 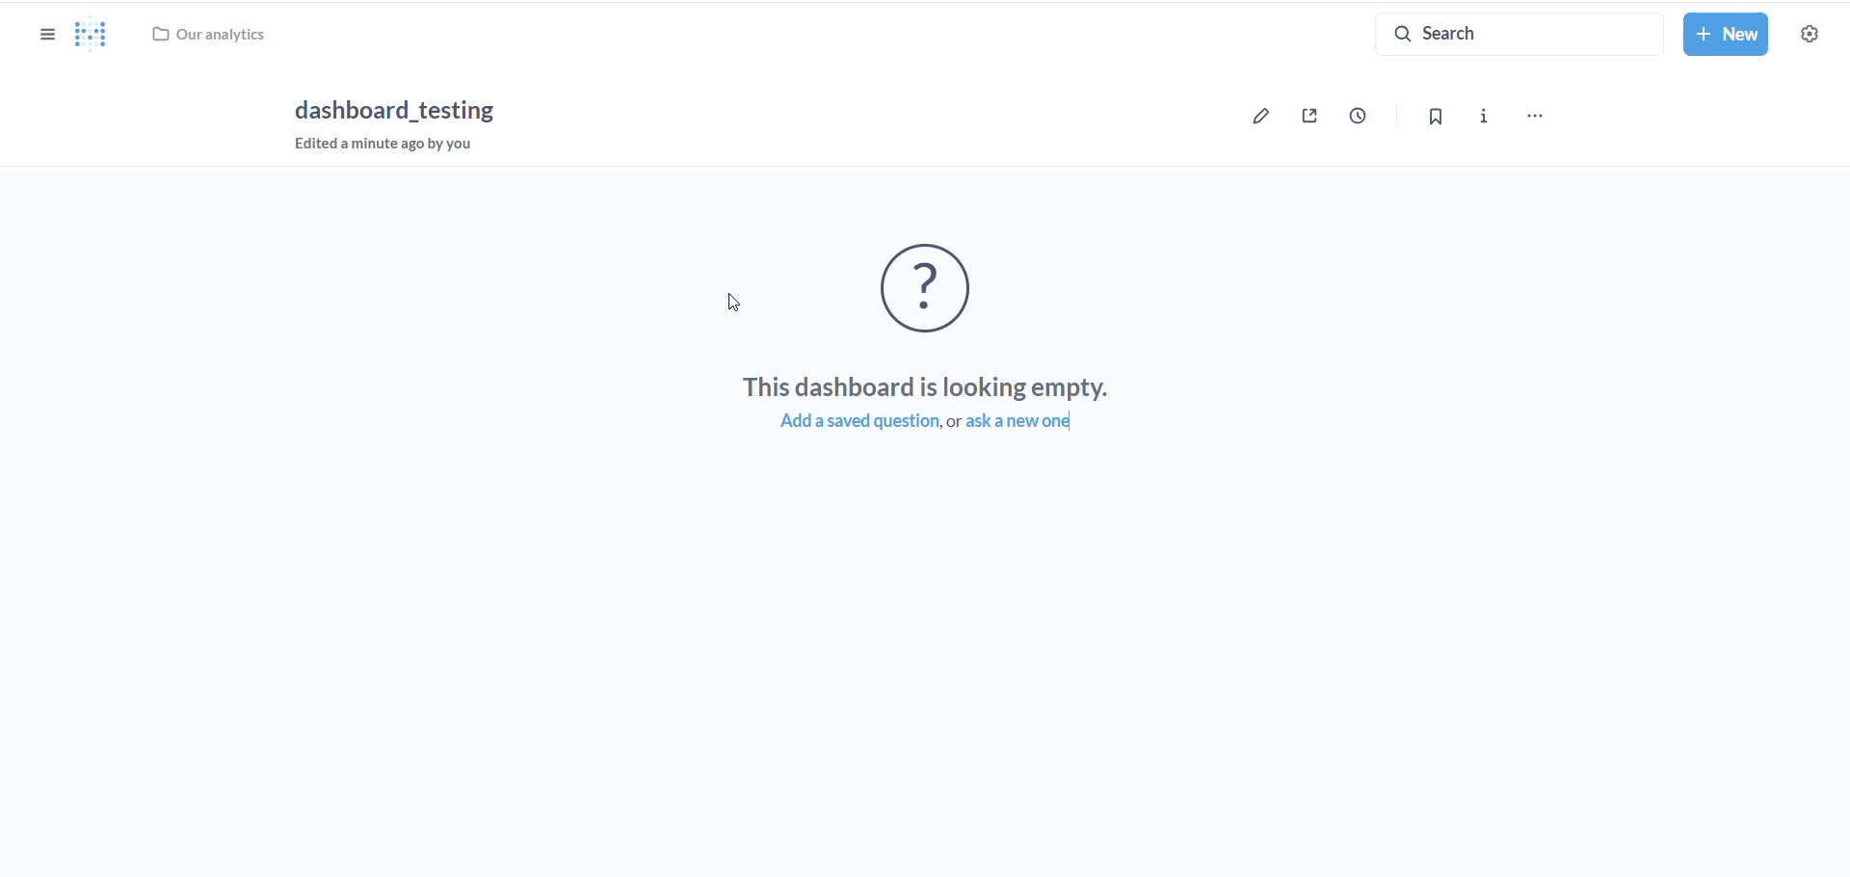 I want to click on This dashboard is looking empty , so click(x=916, y=385).